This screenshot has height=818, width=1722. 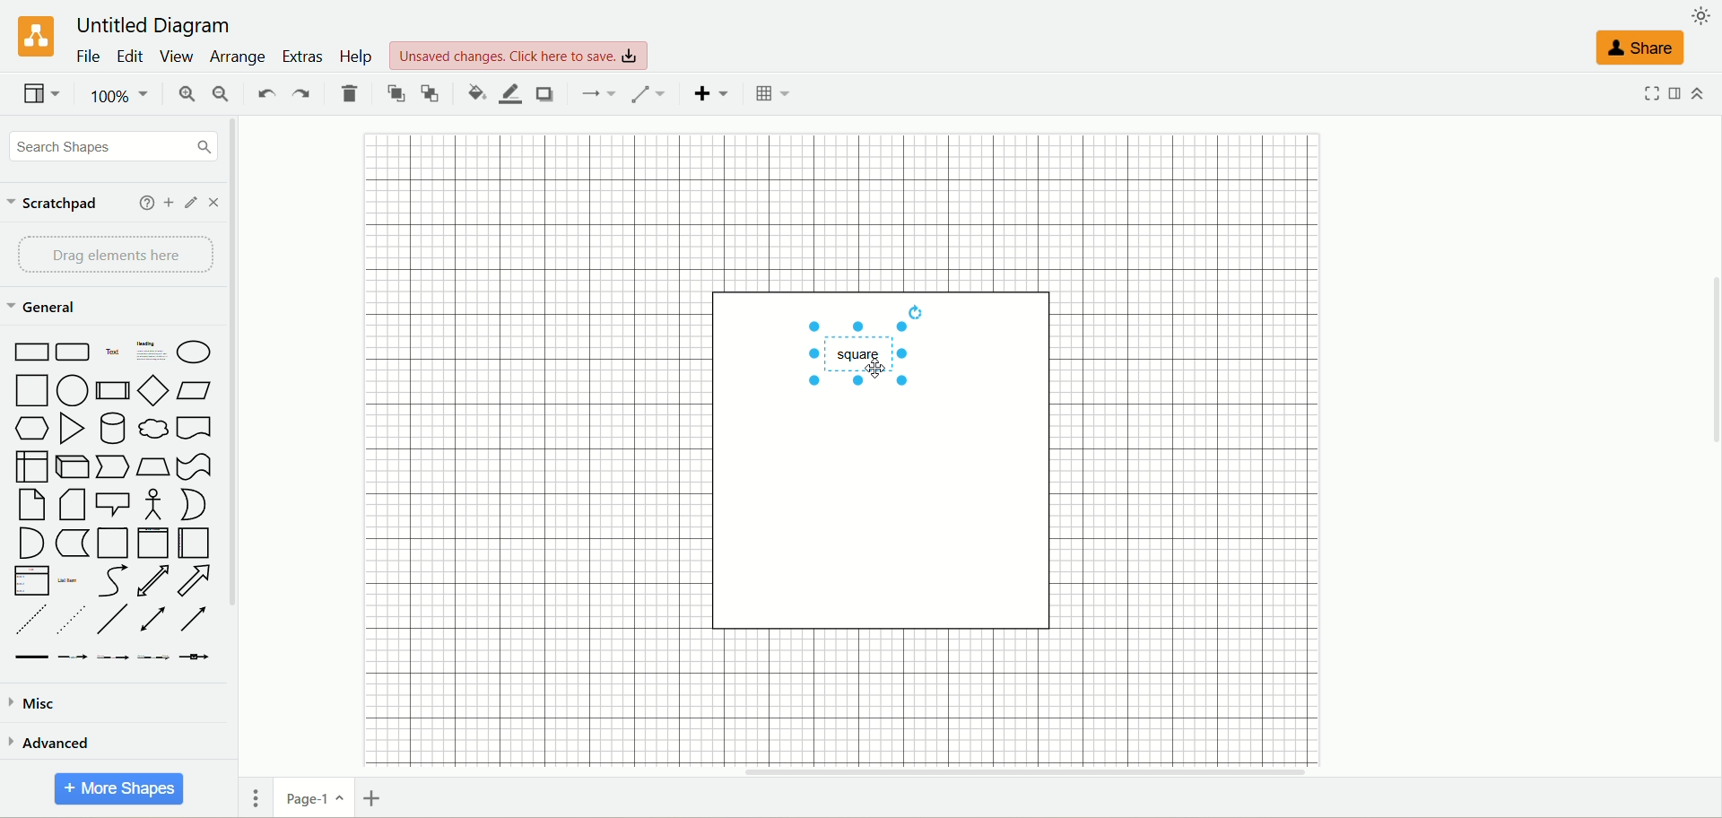 I want to click on delete, so click(x=351, y=93).